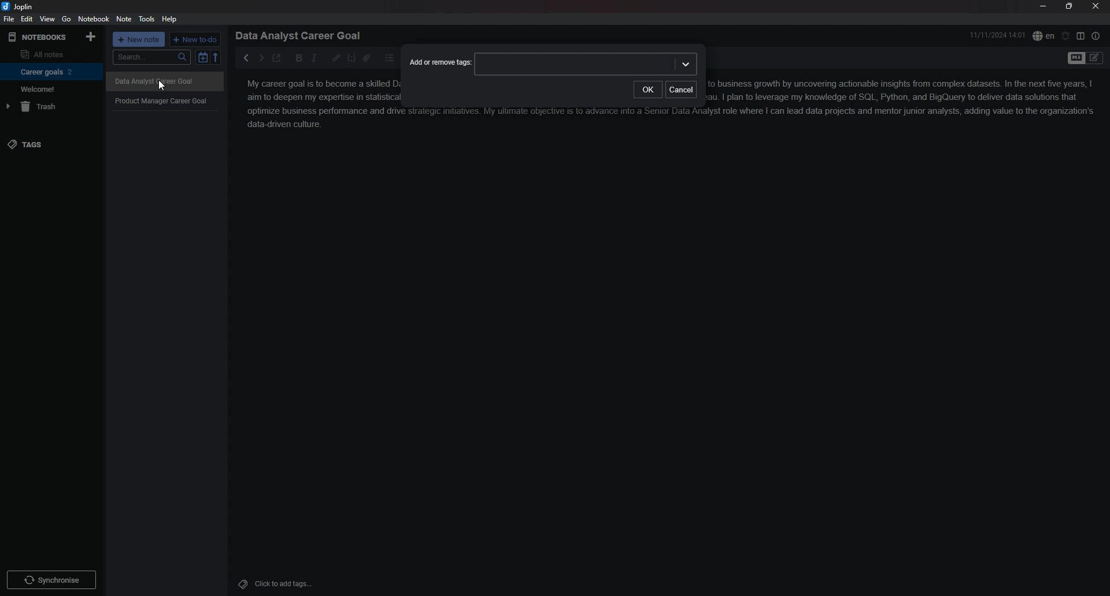 This screenshot has width=1110, height=596. What do you see at coordinates (389, 58) in the screenshot?
I see `bullet list` at bounding box center [389, 58].